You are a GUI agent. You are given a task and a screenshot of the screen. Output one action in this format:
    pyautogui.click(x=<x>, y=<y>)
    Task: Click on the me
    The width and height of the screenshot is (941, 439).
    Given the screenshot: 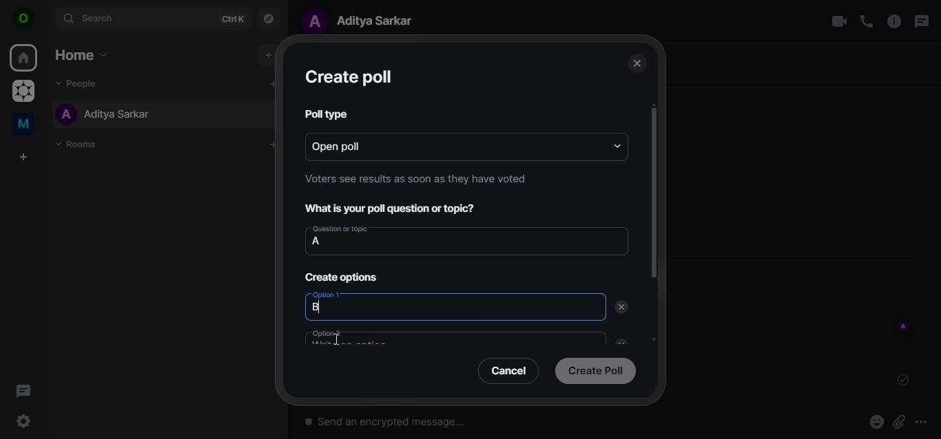 What is the action you would take?
    pyautogui.click(x=25, y=126)
    